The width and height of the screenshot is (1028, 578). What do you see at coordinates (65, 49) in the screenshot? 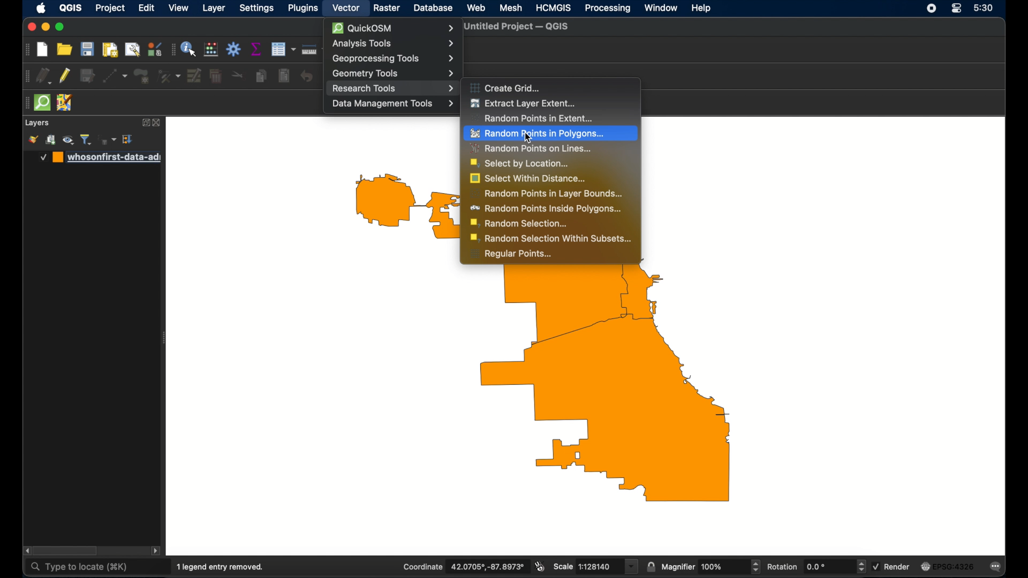
I see `open project` at bounding box center [65, 49].